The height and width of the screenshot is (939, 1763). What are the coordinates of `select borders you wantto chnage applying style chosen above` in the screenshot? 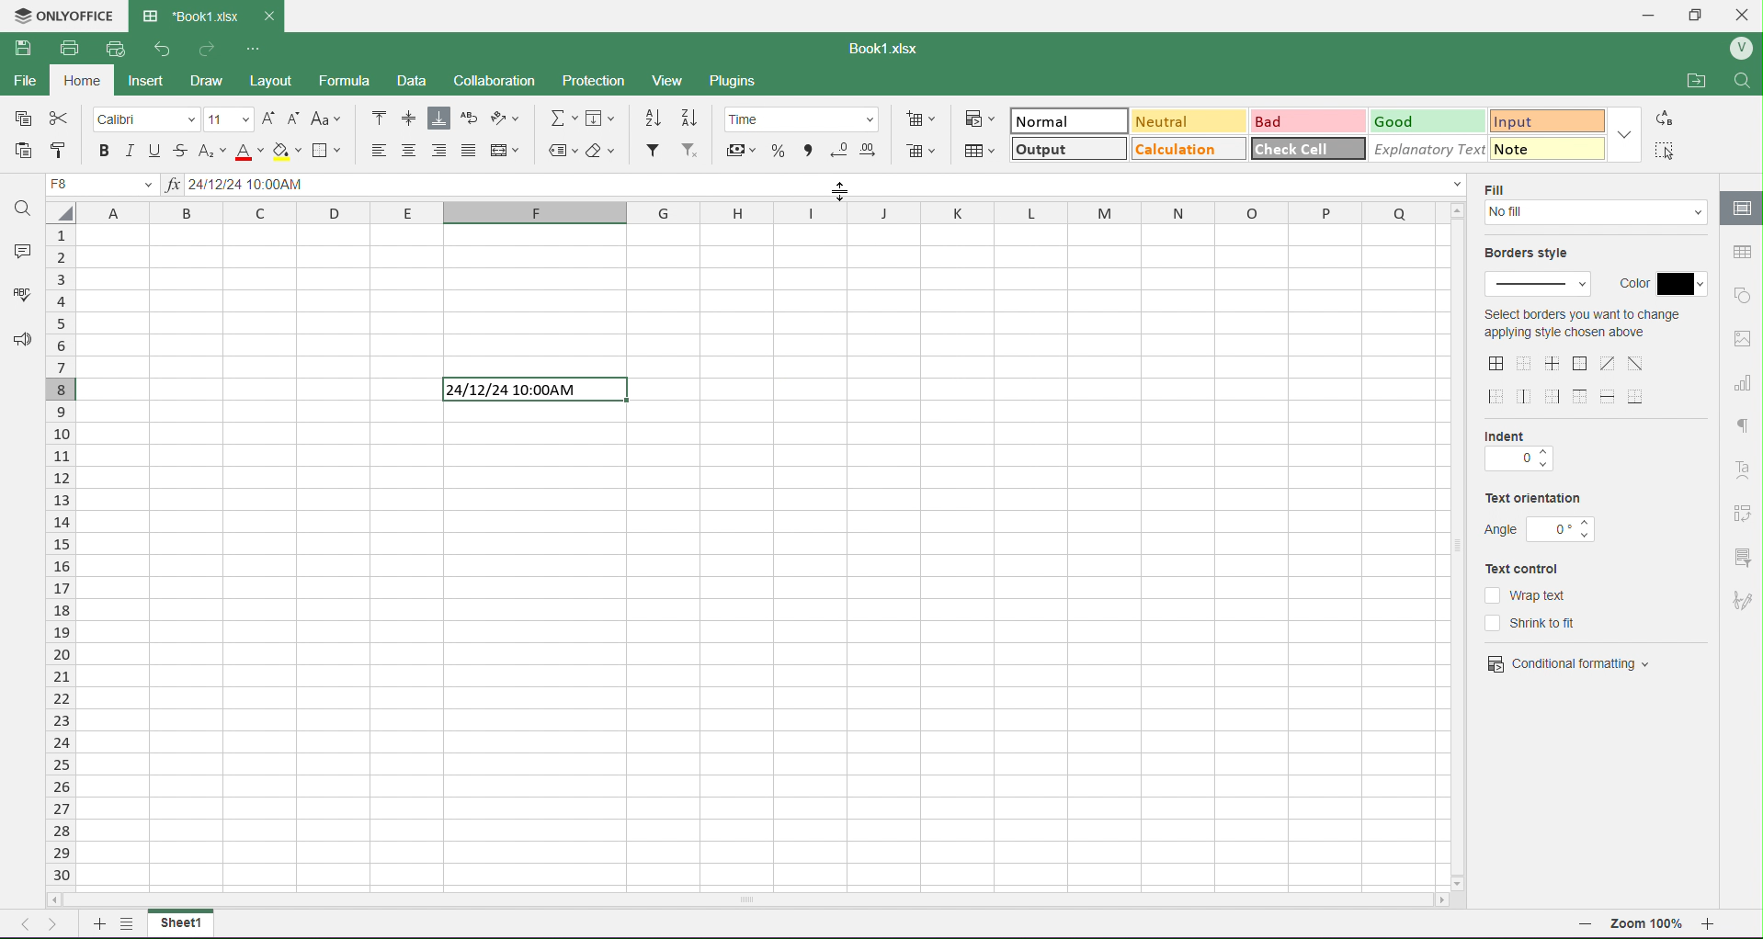 It's located at (1581, 327).